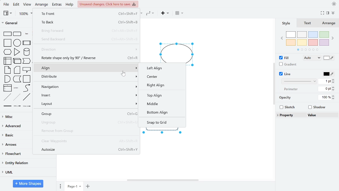 The image size is (339, 191). I want to click on line style, so click(298, 81).